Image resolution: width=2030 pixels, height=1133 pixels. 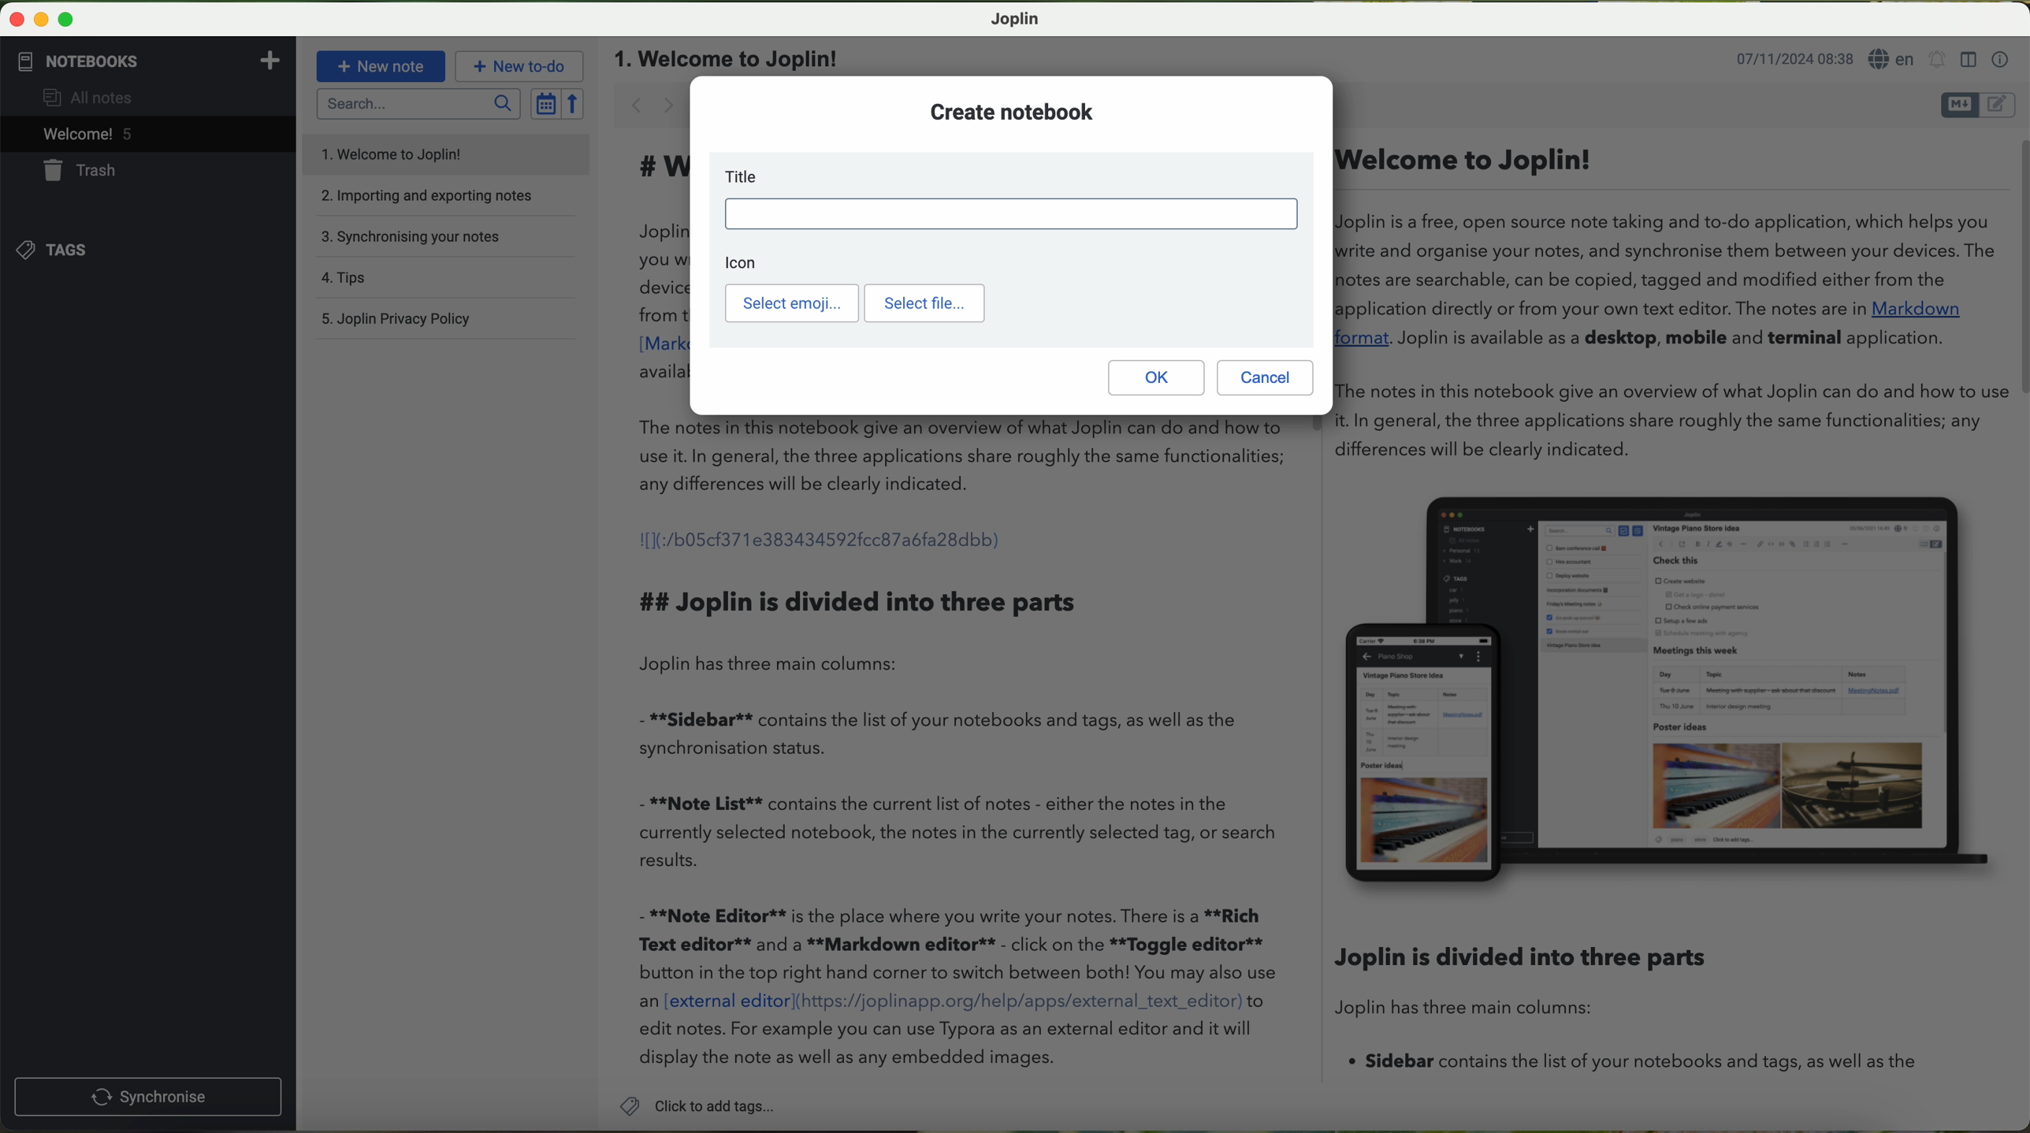 What do you see at coordinates (1792, 61) in the screenshot?
I see `date and hour` at bounding box center [1792, 61].